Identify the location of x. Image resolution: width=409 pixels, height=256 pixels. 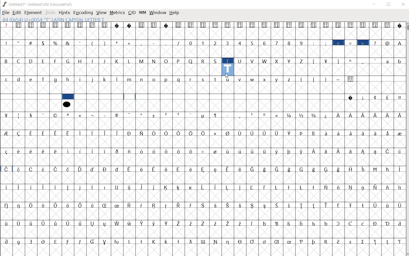
(265, 79).